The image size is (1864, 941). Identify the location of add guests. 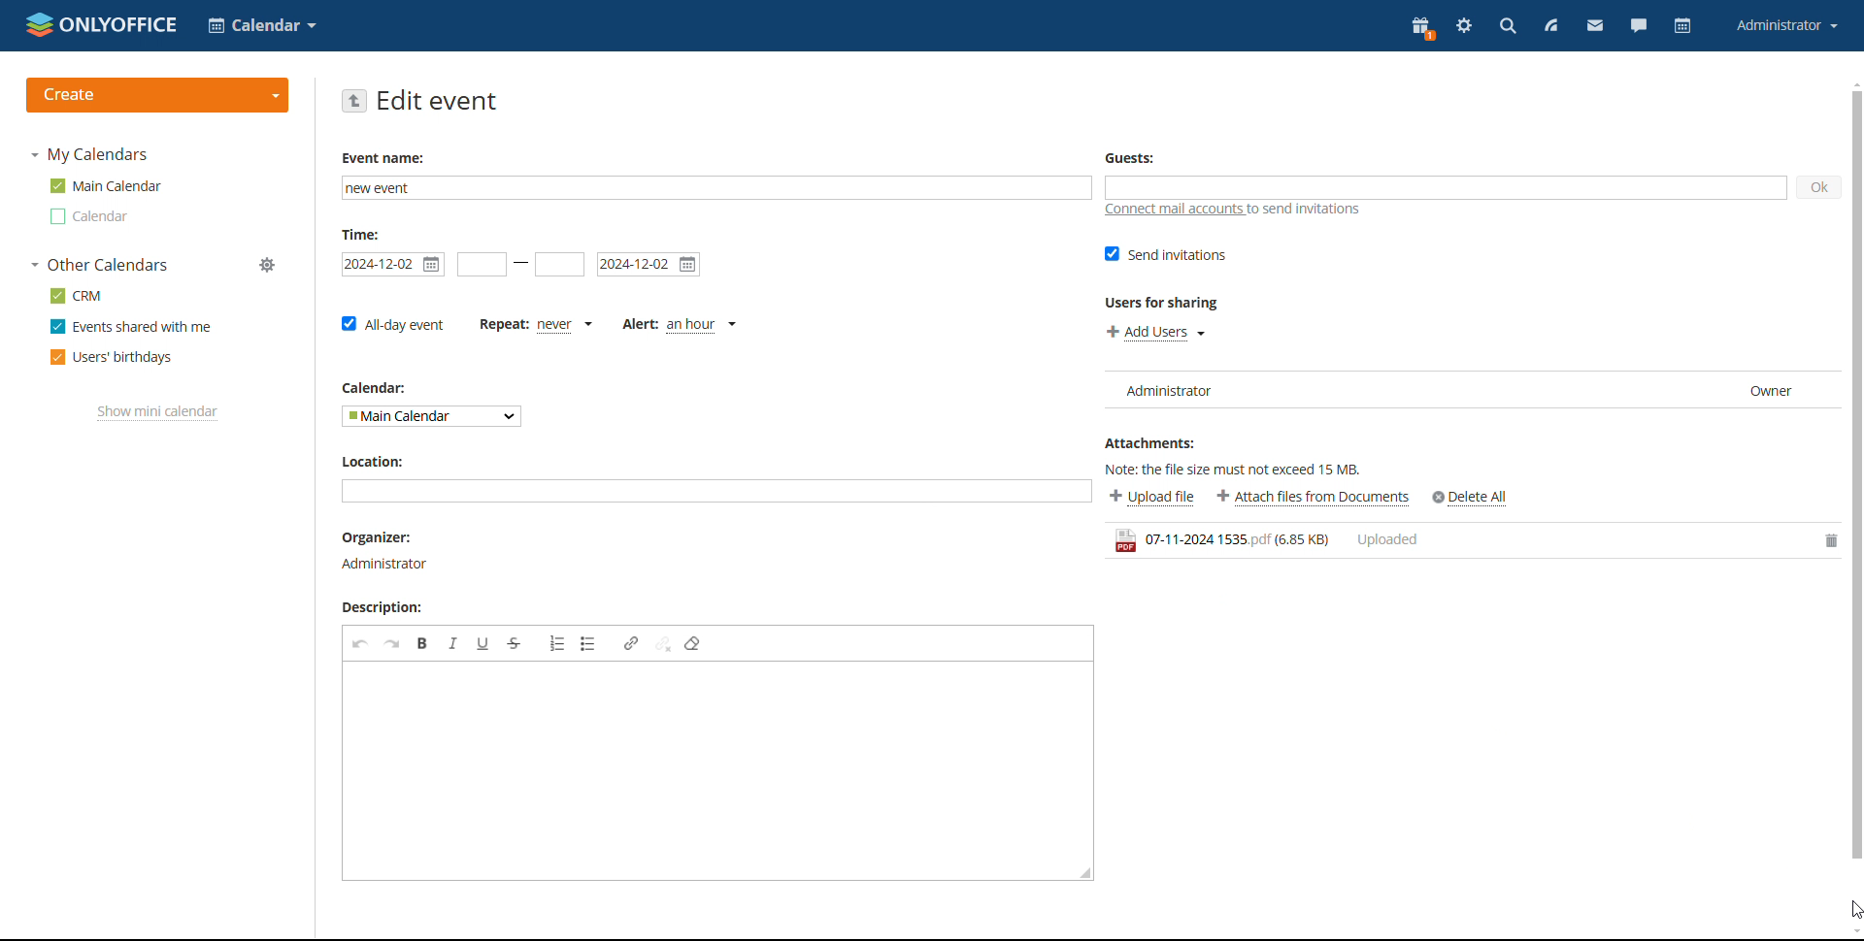
(1444, 187).